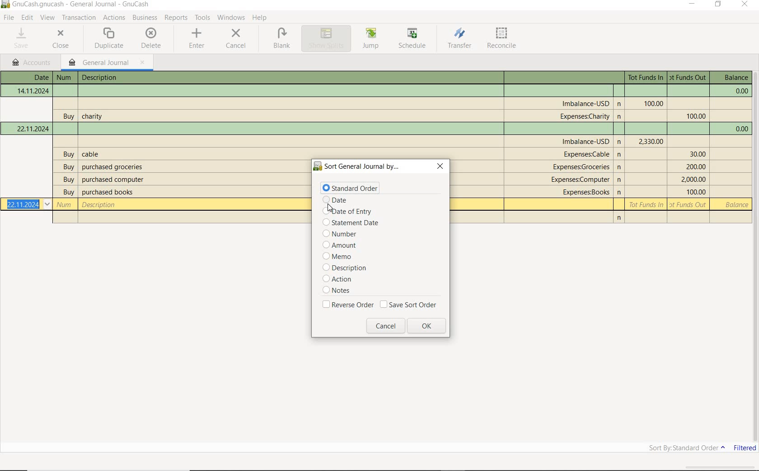 This screenshot has height=471, width=759. What do you see at coordinates (620, 103) in the screenshot?
I see `n` at bounding box center [620, 103].